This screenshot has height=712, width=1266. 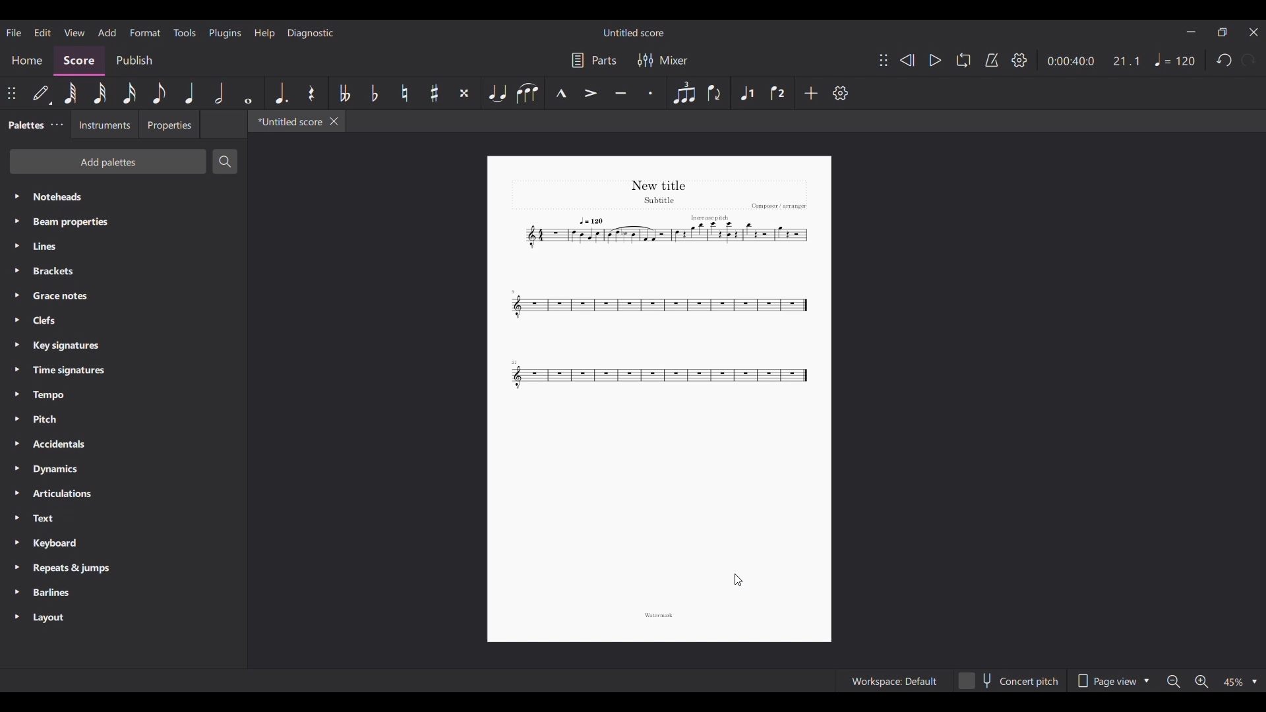 What do you see at coordinates (107, 162) in the screenshot?
I see `Add palettes` at bounding box center [107, 162].